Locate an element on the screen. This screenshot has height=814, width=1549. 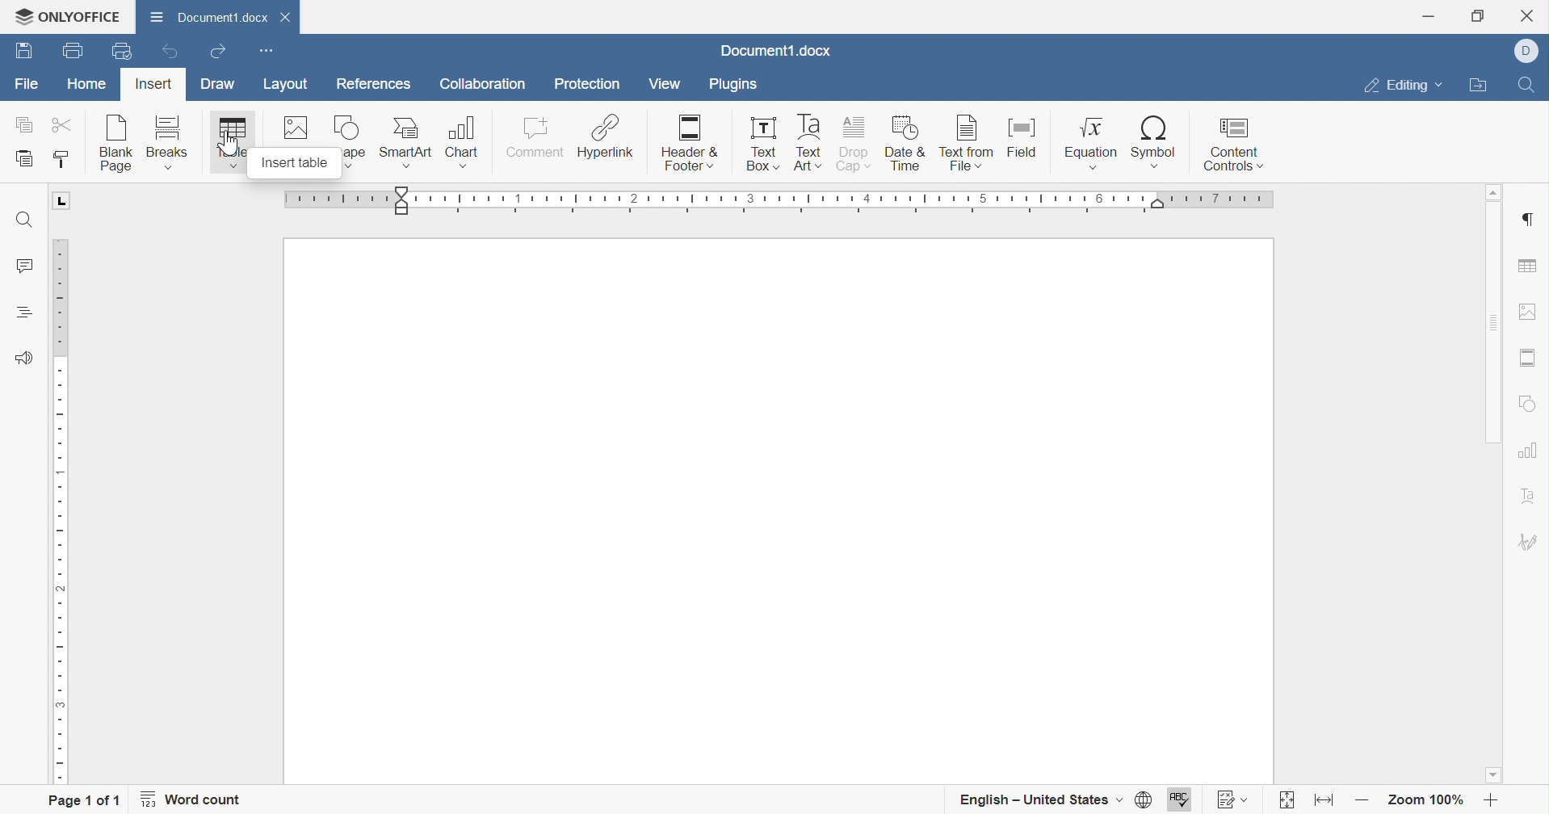
Ruler is located at coordinates (62, 485).